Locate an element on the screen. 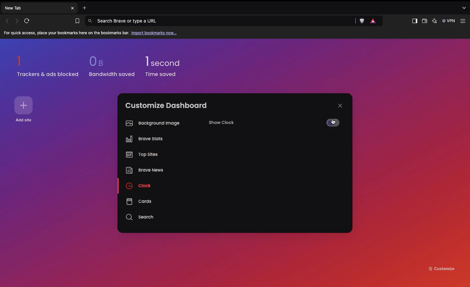 This screenshot has height=287, width=470. Search Brave or type a URL is located at coordinates (221, 21).